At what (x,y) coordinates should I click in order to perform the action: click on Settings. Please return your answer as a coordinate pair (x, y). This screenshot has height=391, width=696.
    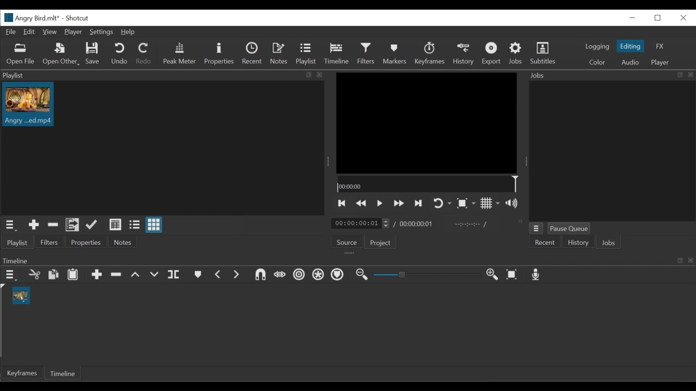
    Looking at the image, I should click on (101, 32).